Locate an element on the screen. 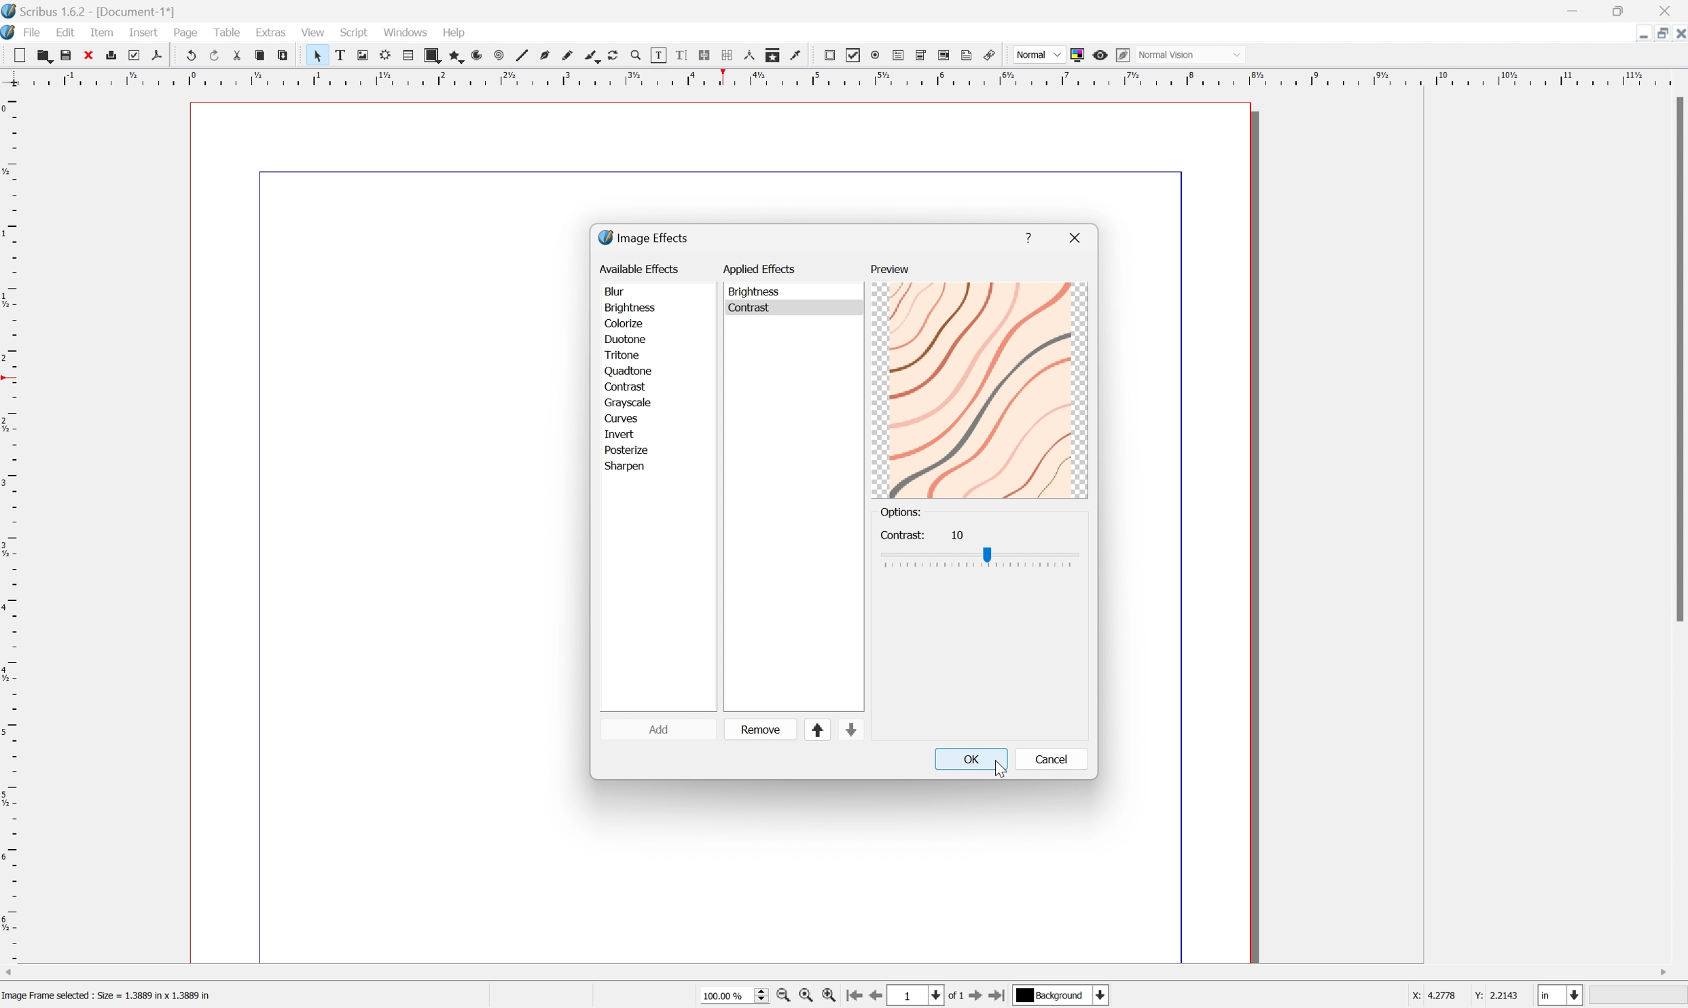 The image size is (1688, 1008). colorize is located at coordinates (626, 323).